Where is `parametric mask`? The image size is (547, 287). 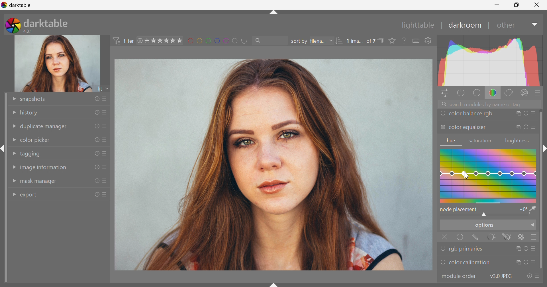
parametric mask is located at coordinates (494, 237).